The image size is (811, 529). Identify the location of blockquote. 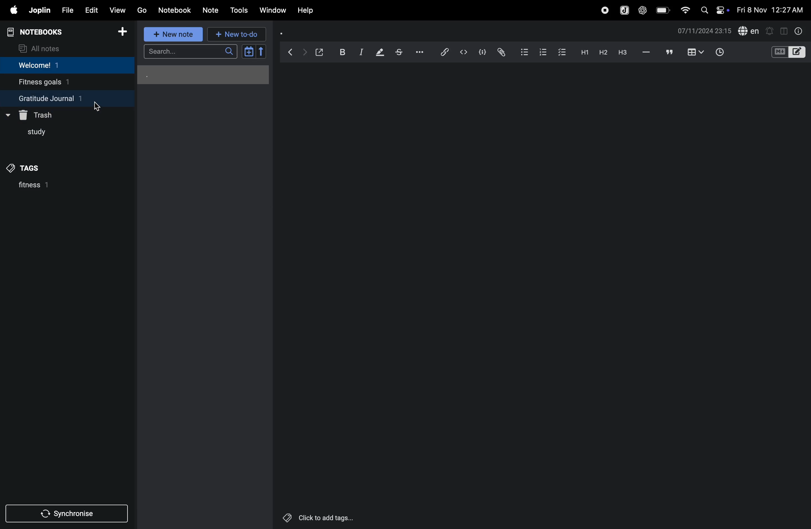
(670, 52).